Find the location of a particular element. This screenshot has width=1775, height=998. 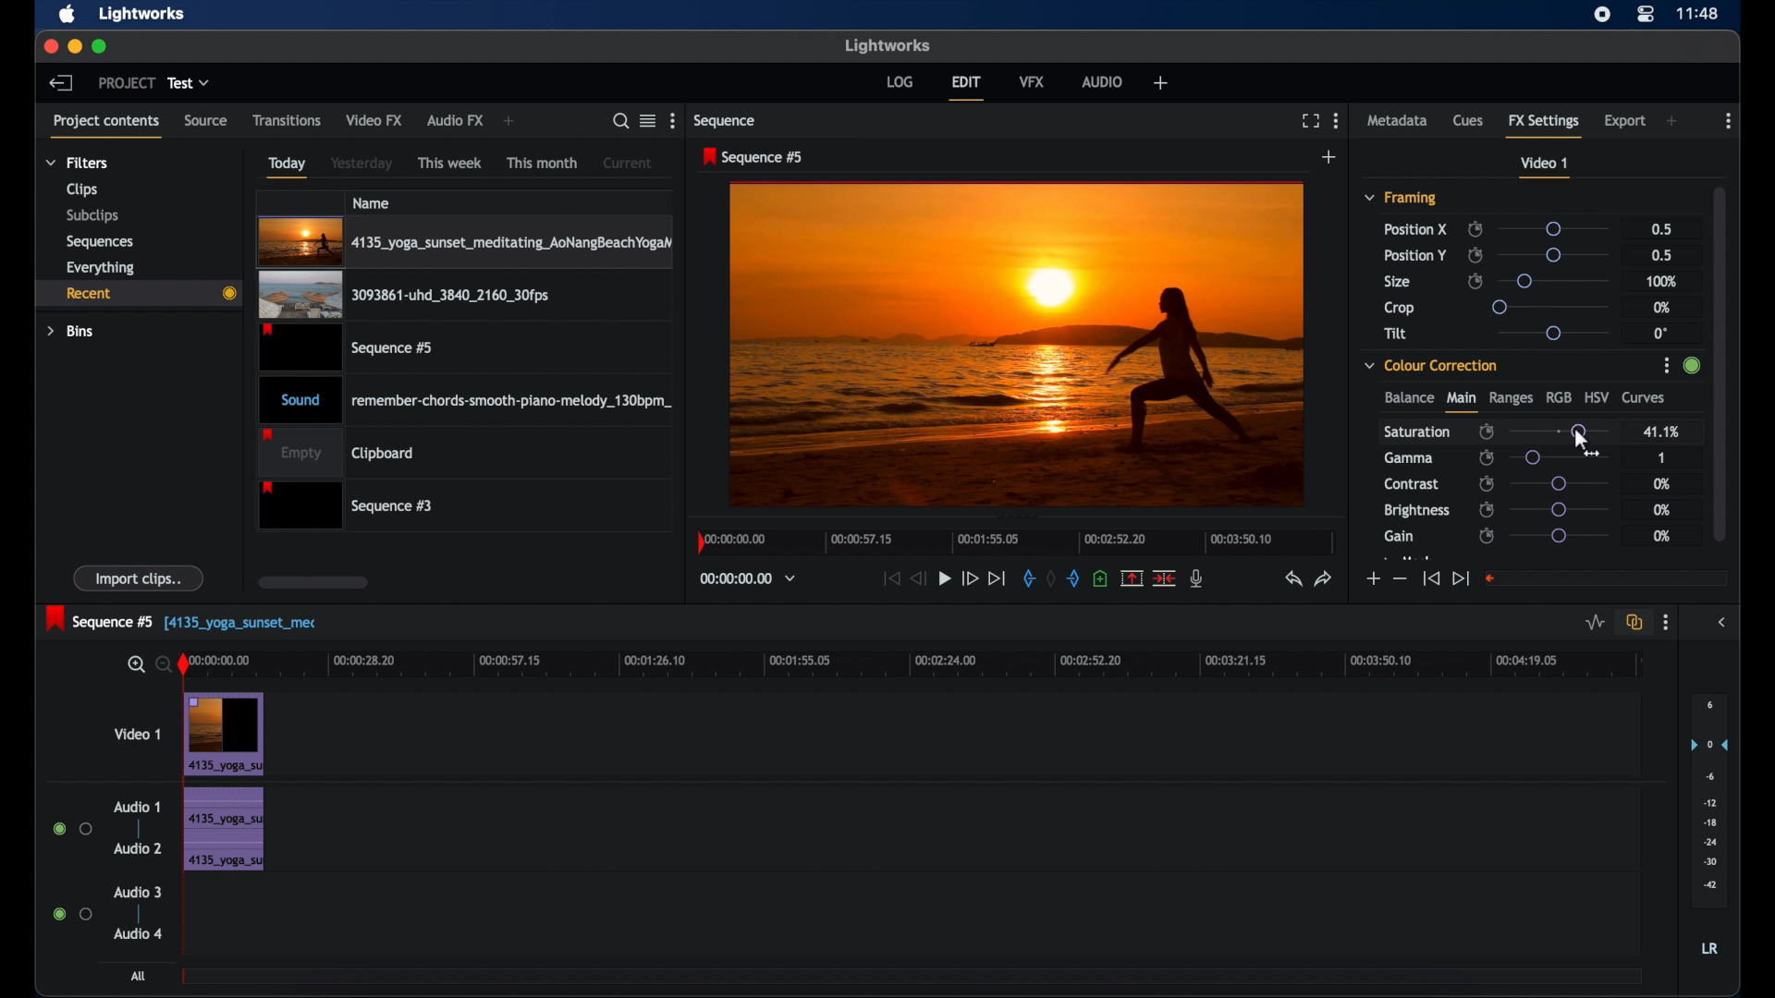

close is located at coordinates (46, 46).